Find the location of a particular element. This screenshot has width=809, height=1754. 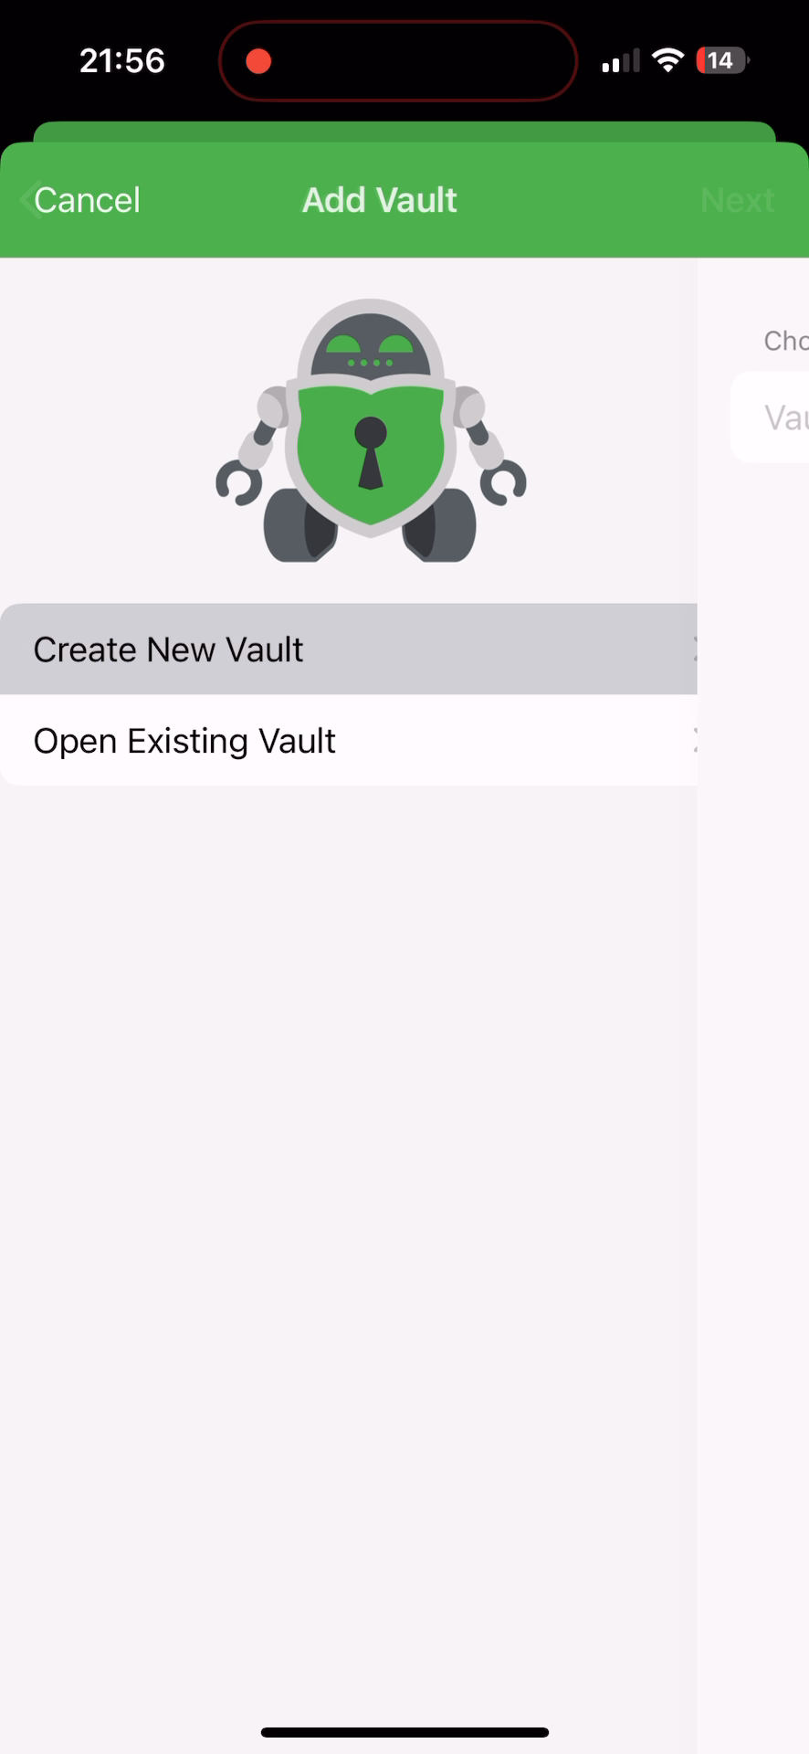

cancel is located at coordinates (89, 202).